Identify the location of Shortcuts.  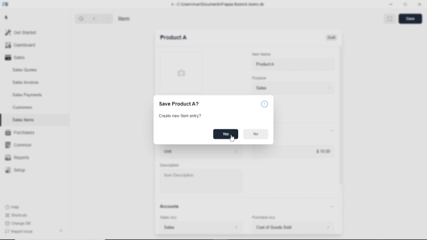
(17, 216).